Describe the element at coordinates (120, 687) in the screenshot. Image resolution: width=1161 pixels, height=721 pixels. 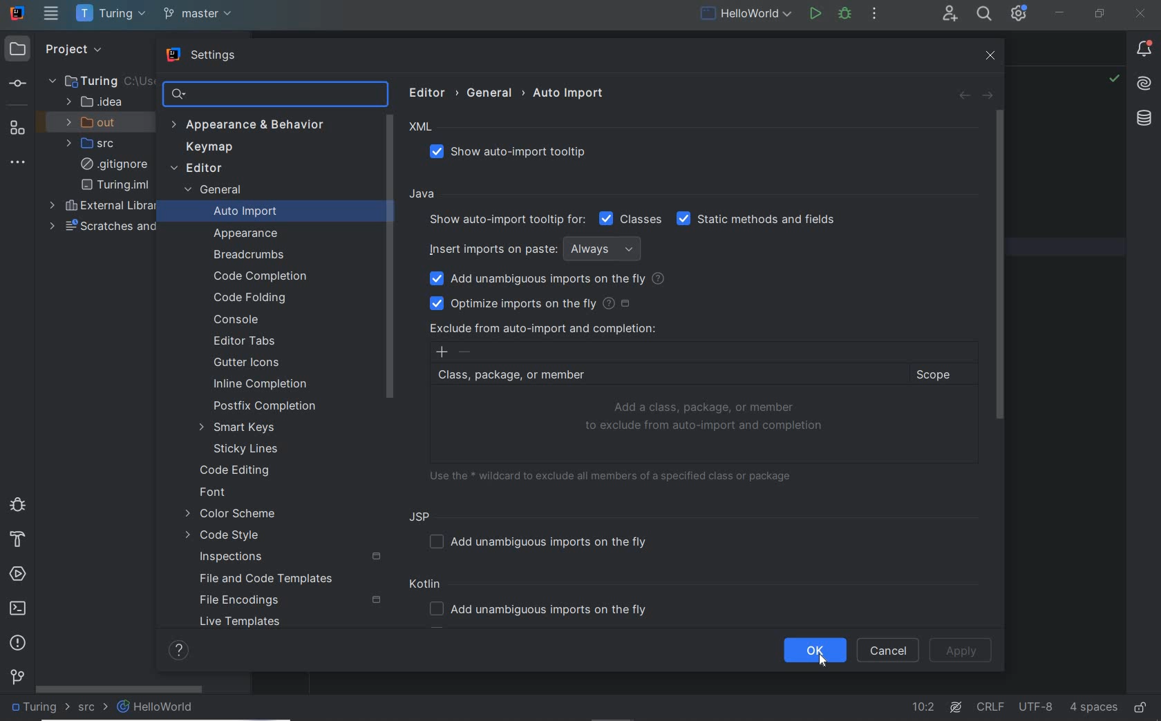
I see `SCROLLBAR` at that location.